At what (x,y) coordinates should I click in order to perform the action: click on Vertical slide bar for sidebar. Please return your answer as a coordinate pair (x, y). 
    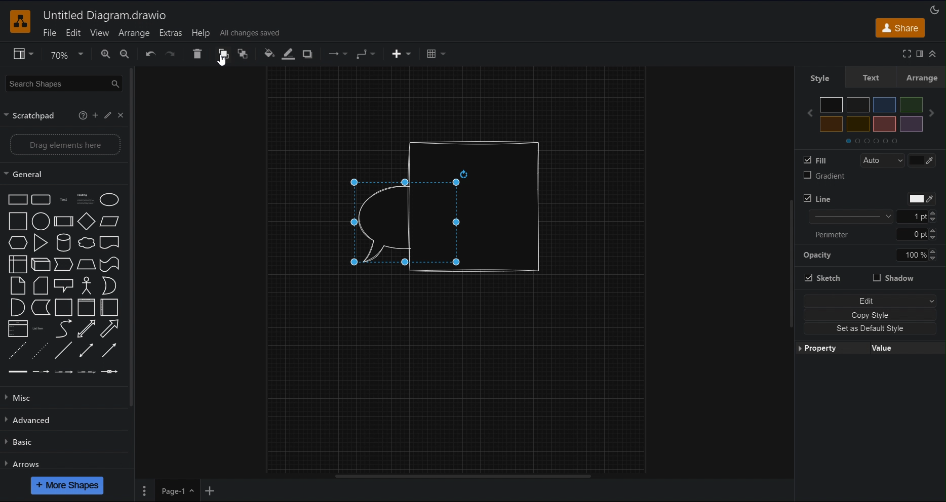
    Looking at the image, I should click on (131, 238).